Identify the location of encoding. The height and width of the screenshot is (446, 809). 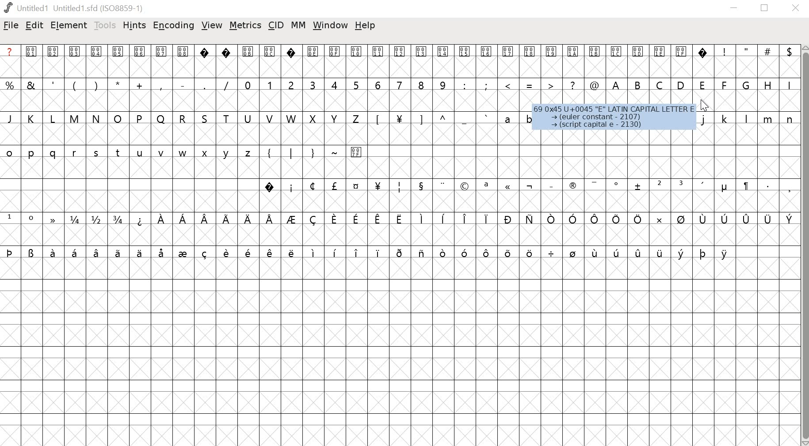
(174, 26).